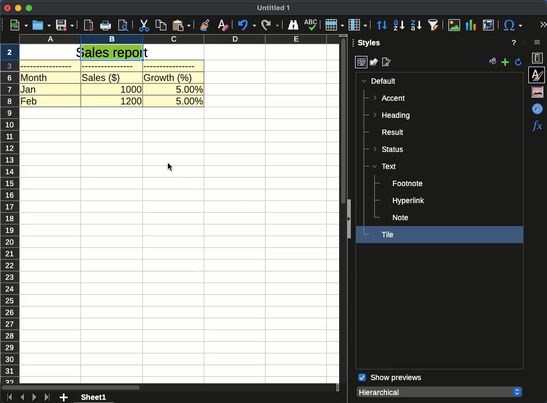  What do you see at coordinates (189, 88) in the screenshot?
I see `5.00%` at bounding box center [189, 88].